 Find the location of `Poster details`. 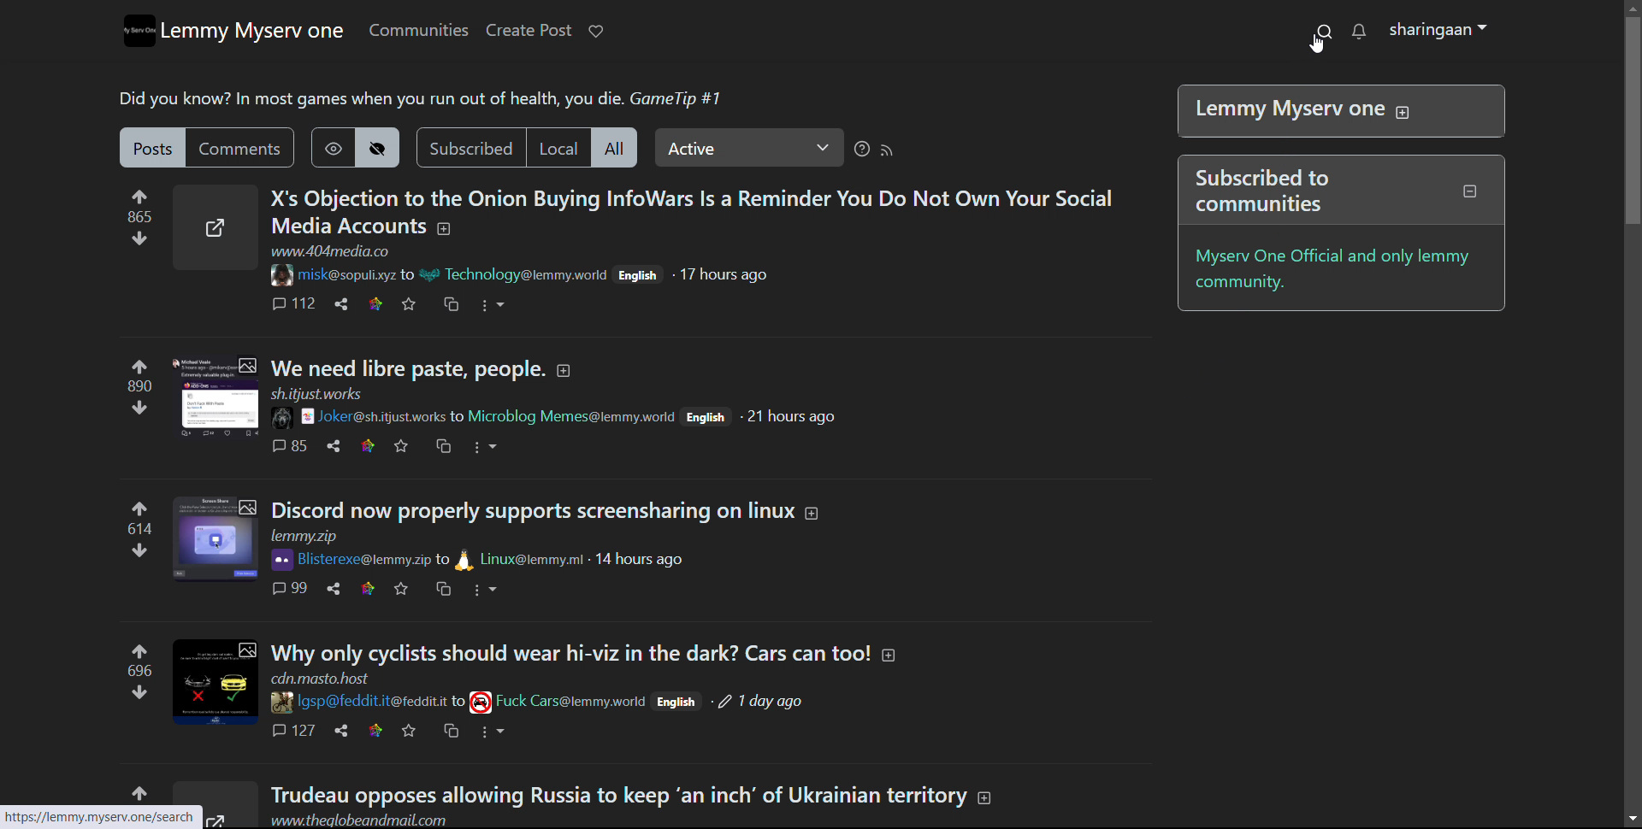

Poster details is located at coordinates (461, 701).